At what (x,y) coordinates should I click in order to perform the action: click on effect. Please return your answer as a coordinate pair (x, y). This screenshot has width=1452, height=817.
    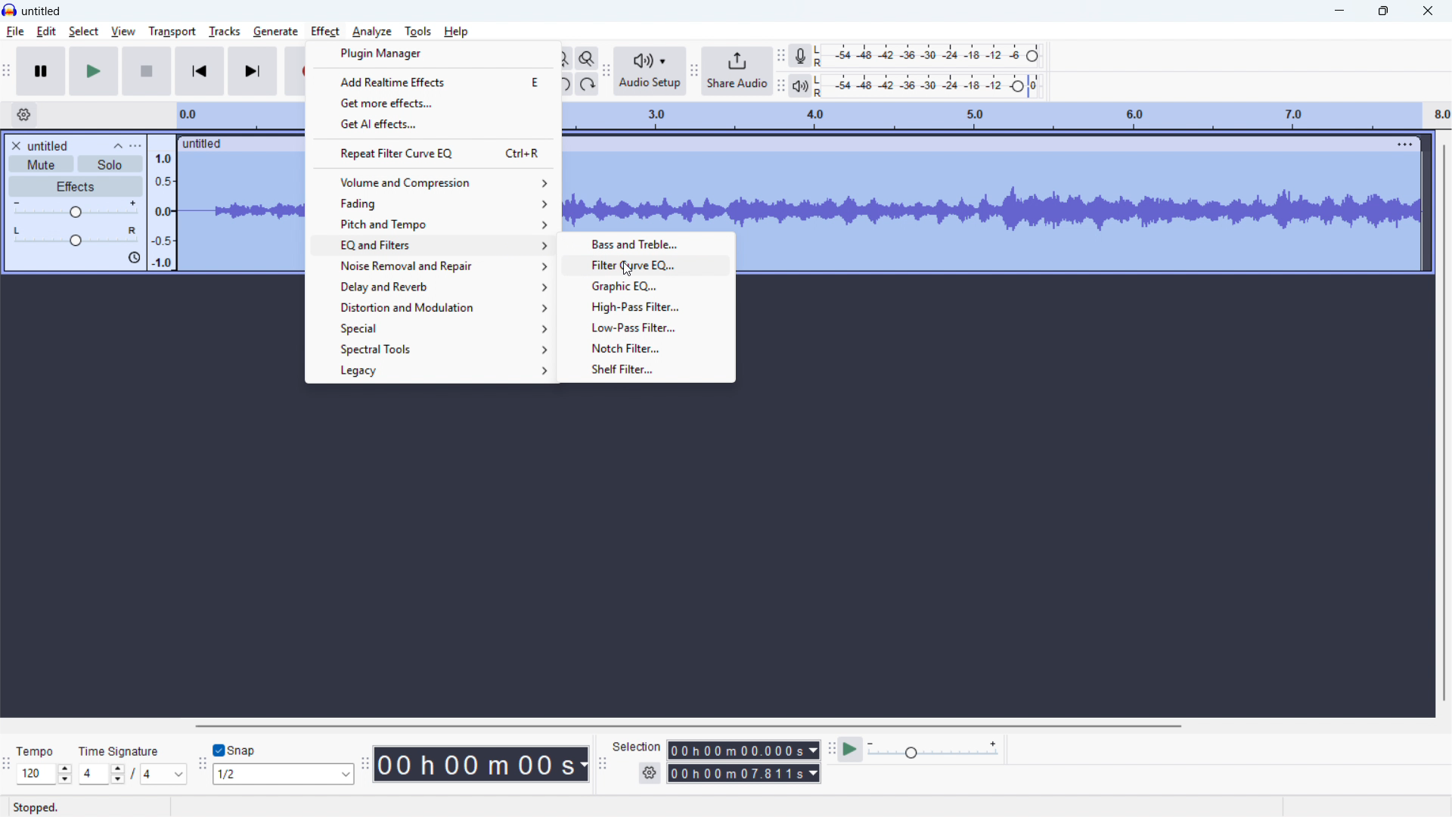
    Looking at the image, I should click on (326, 31).